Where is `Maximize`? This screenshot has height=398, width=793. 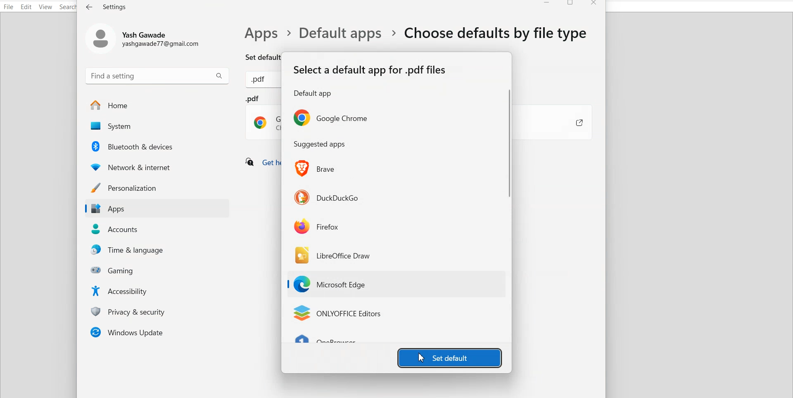 Maximize is located at coordinates (571, 4).